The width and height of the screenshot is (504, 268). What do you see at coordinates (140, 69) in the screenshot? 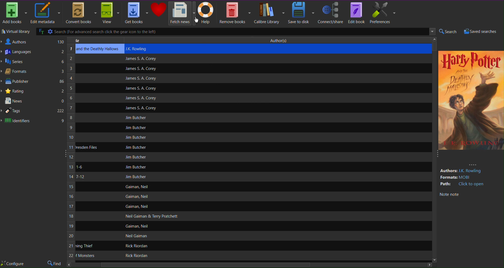
I see `James S. A. Corey` at bounding box center [140, 69].